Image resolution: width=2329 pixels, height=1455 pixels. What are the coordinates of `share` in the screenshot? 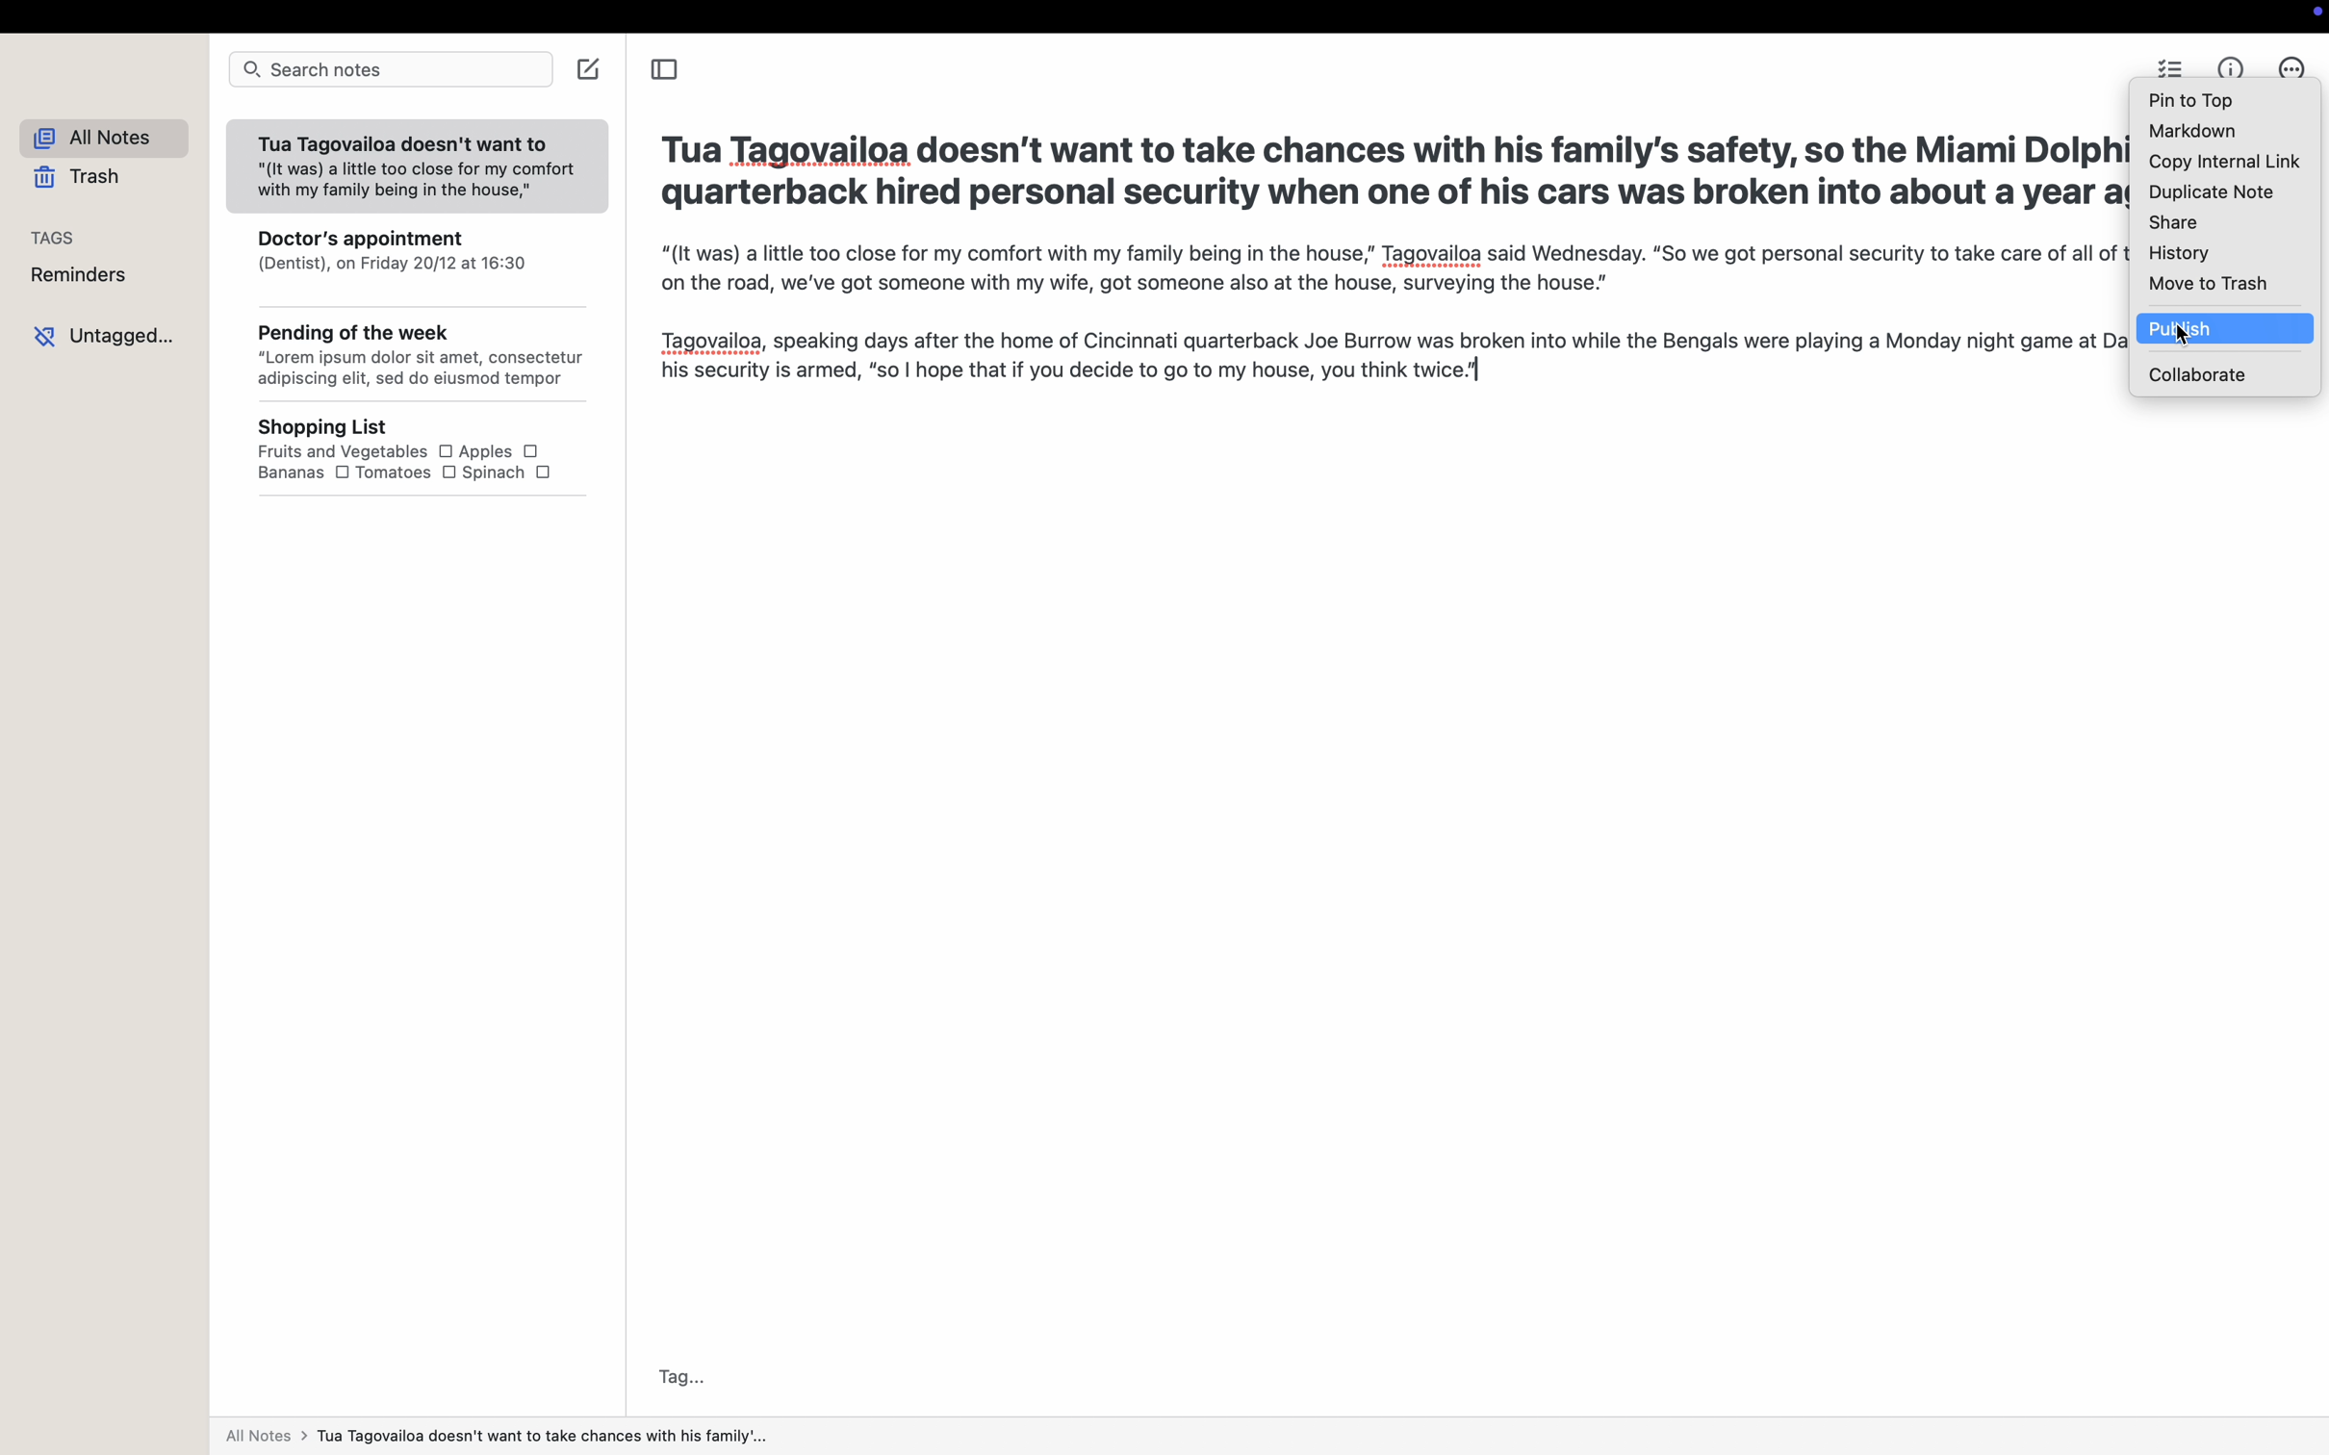 It's located at (2170, 223).